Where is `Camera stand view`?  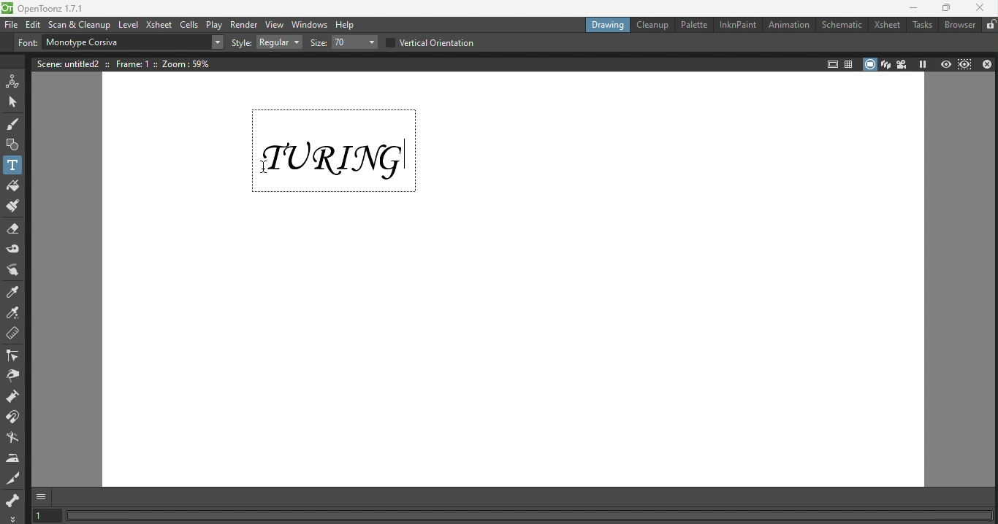 Camera stand view is located at coordinates (868, 64).